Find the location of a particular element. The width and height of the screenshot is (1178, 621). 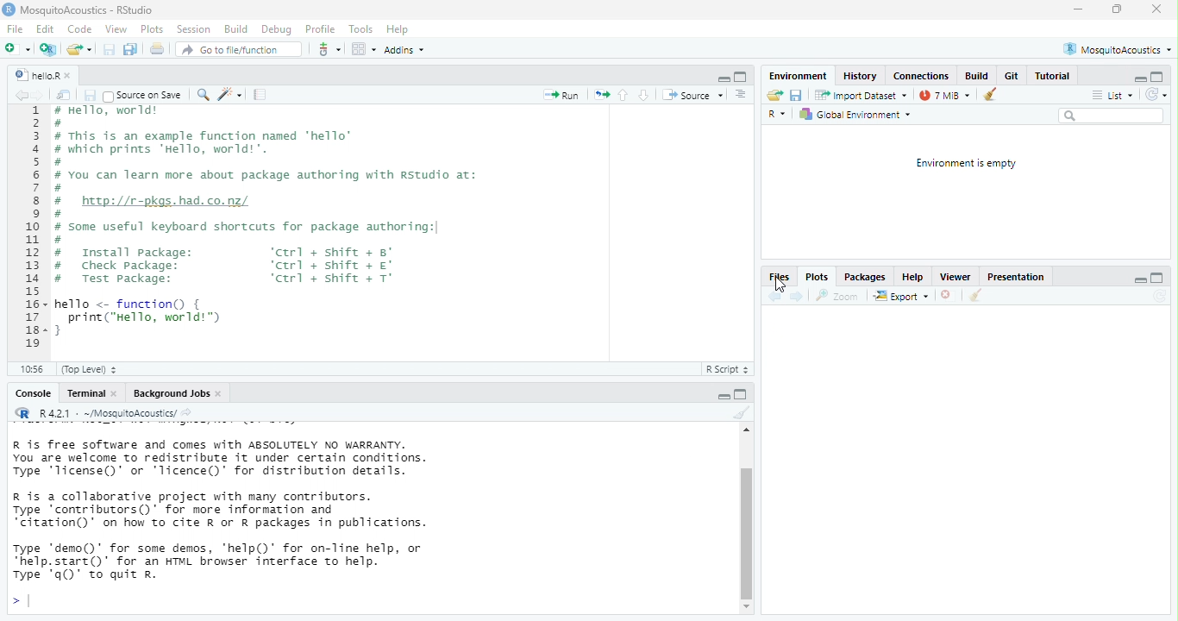

(Top Level)  is located at coordinates (96, 370).